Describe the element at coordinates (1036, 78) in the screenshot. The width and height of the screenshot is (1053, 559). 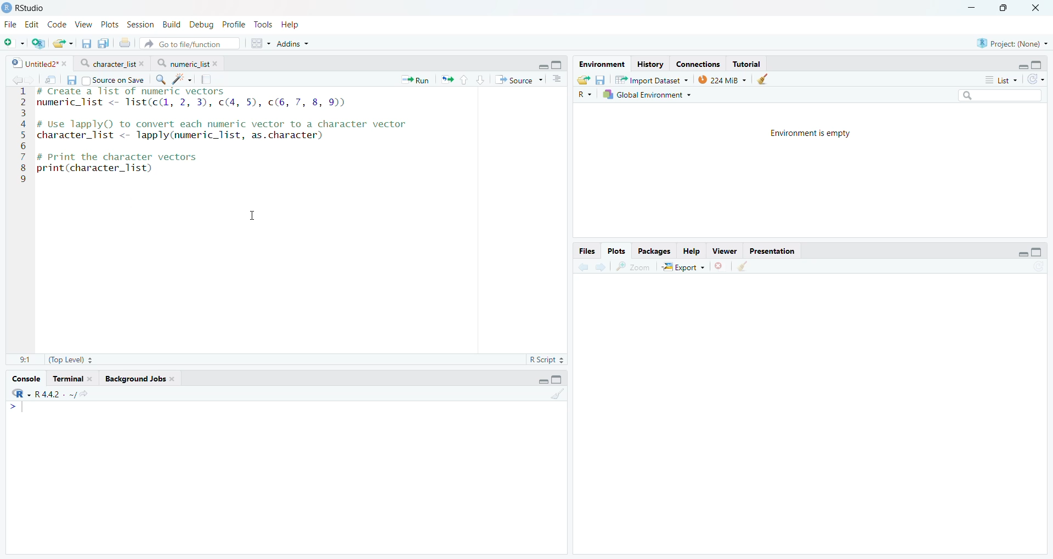
I see `Refresh` at that location.